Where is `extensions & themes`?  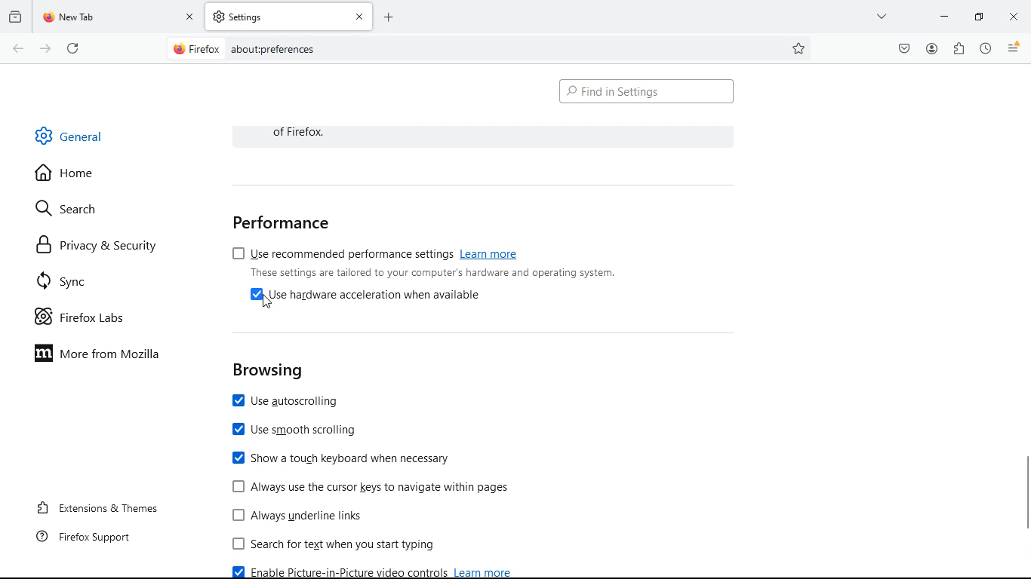
extensions & themes is located at coordinates (94, 508).